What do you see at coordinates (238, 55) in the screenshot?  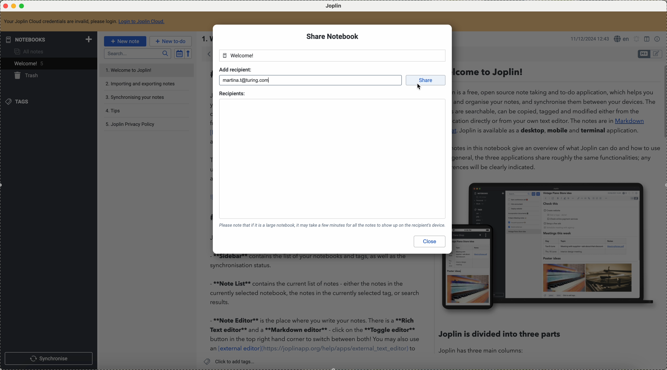 I see `welcome notebook` at bounding box center [238, 55].